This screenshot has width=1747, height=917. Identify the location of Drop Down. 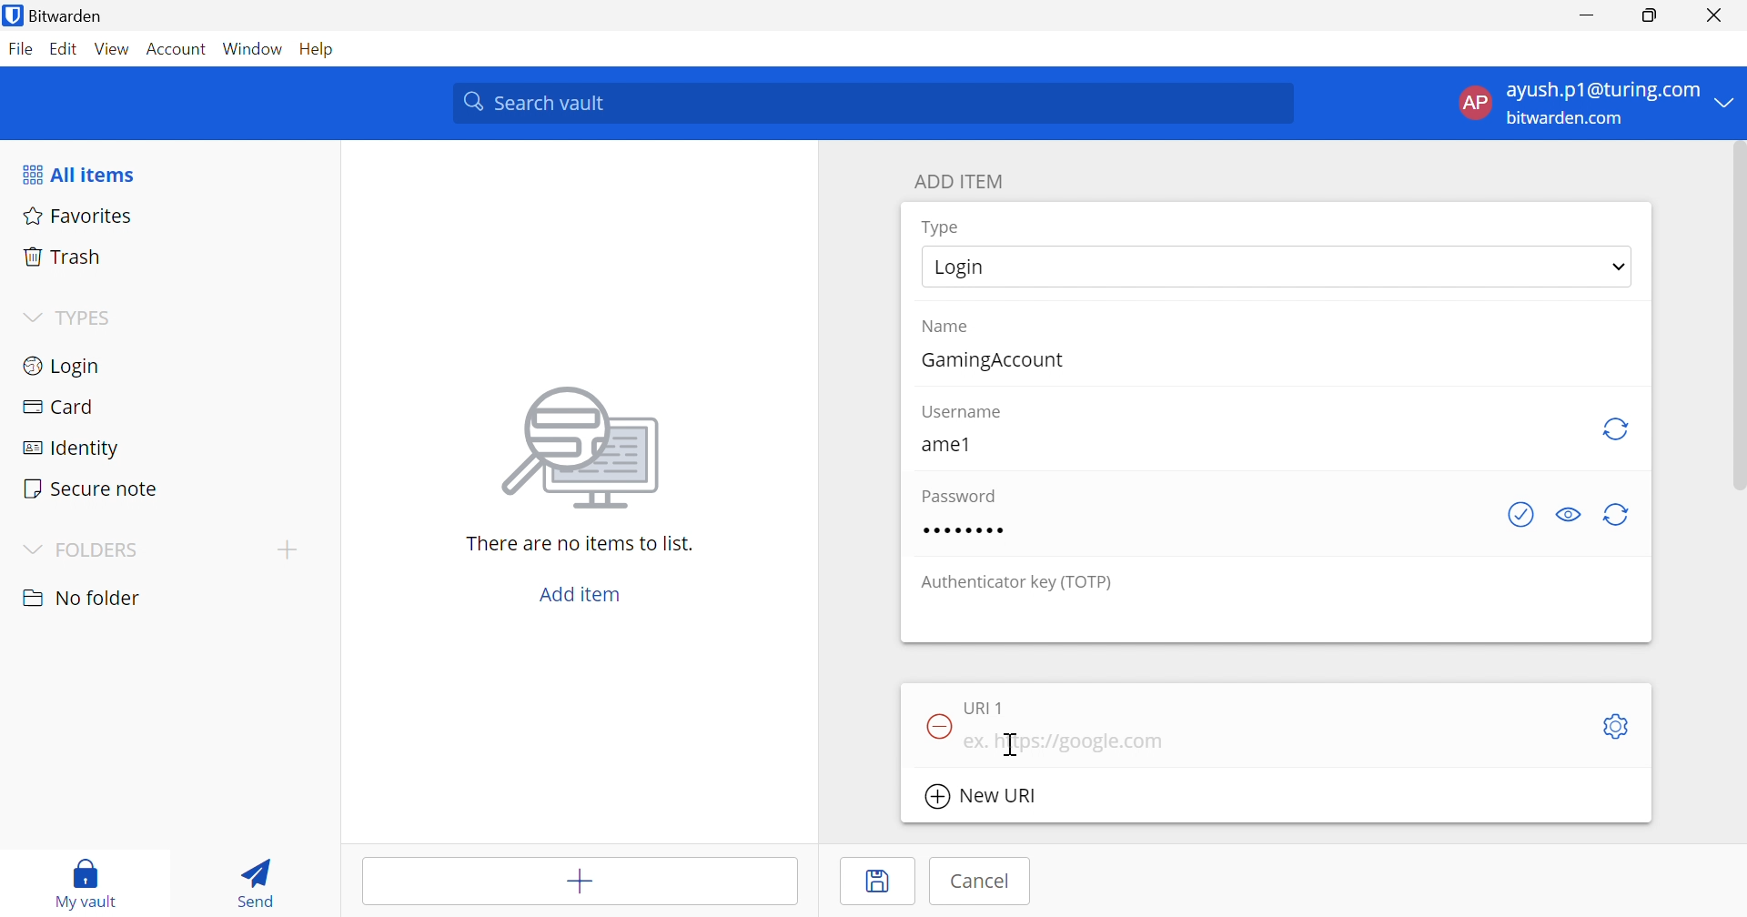
(28, 549).